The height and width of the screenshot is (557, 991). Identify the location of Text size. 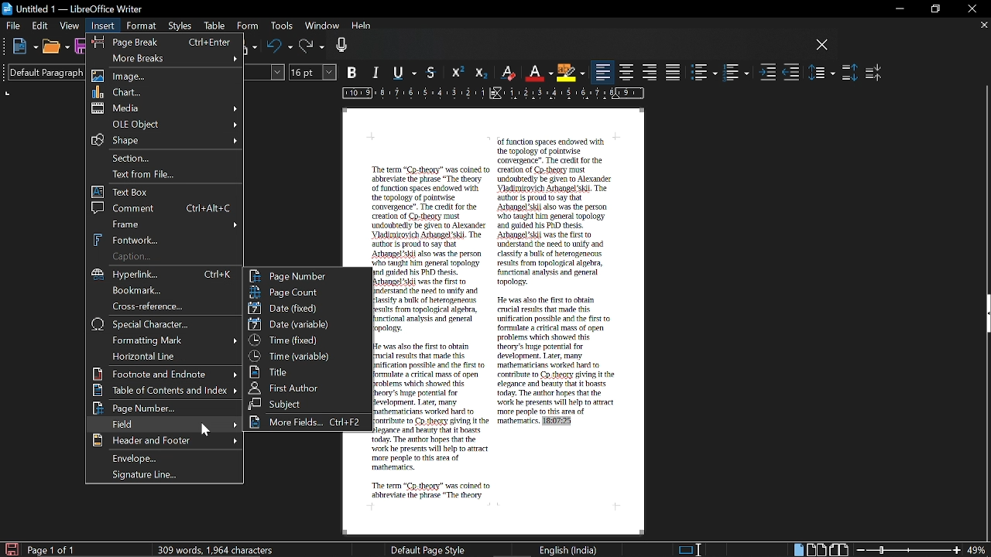
(314, 72).